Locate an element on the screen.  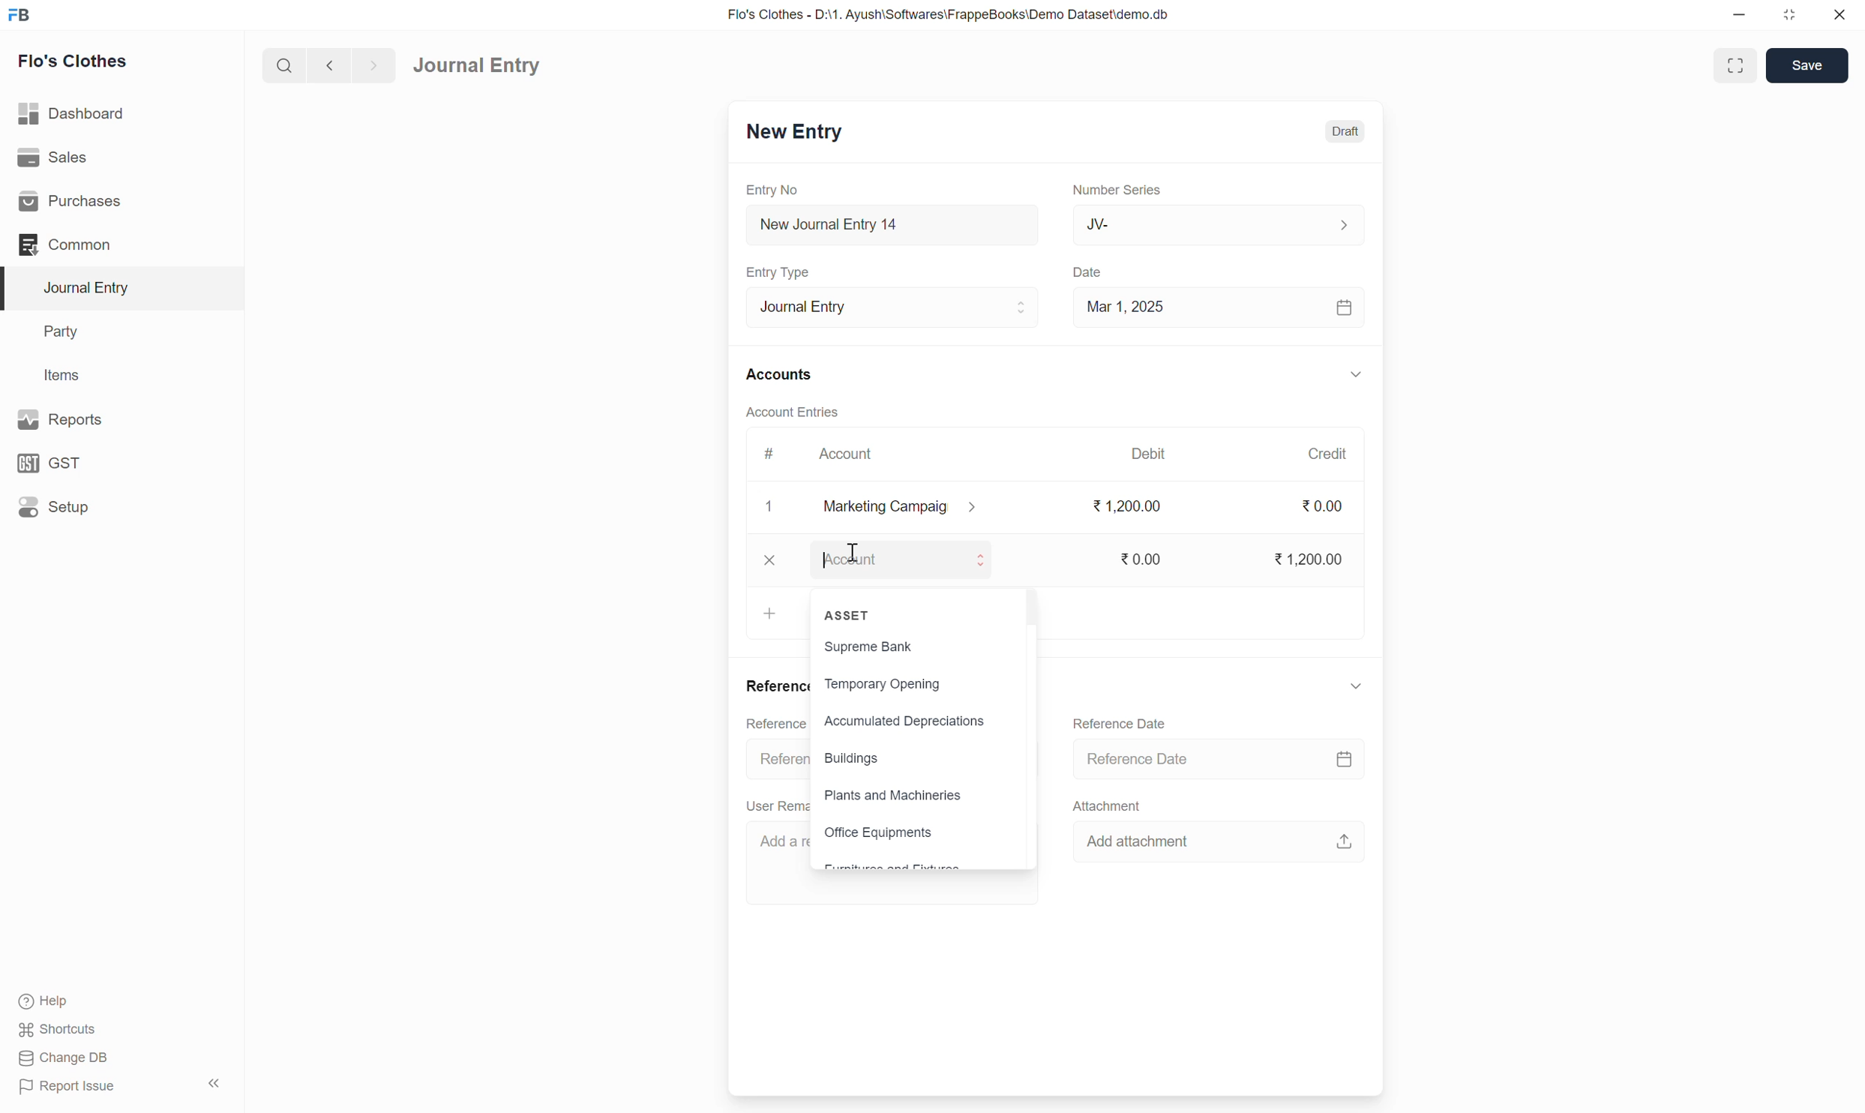
cursor is located at coordinates (853, 553).